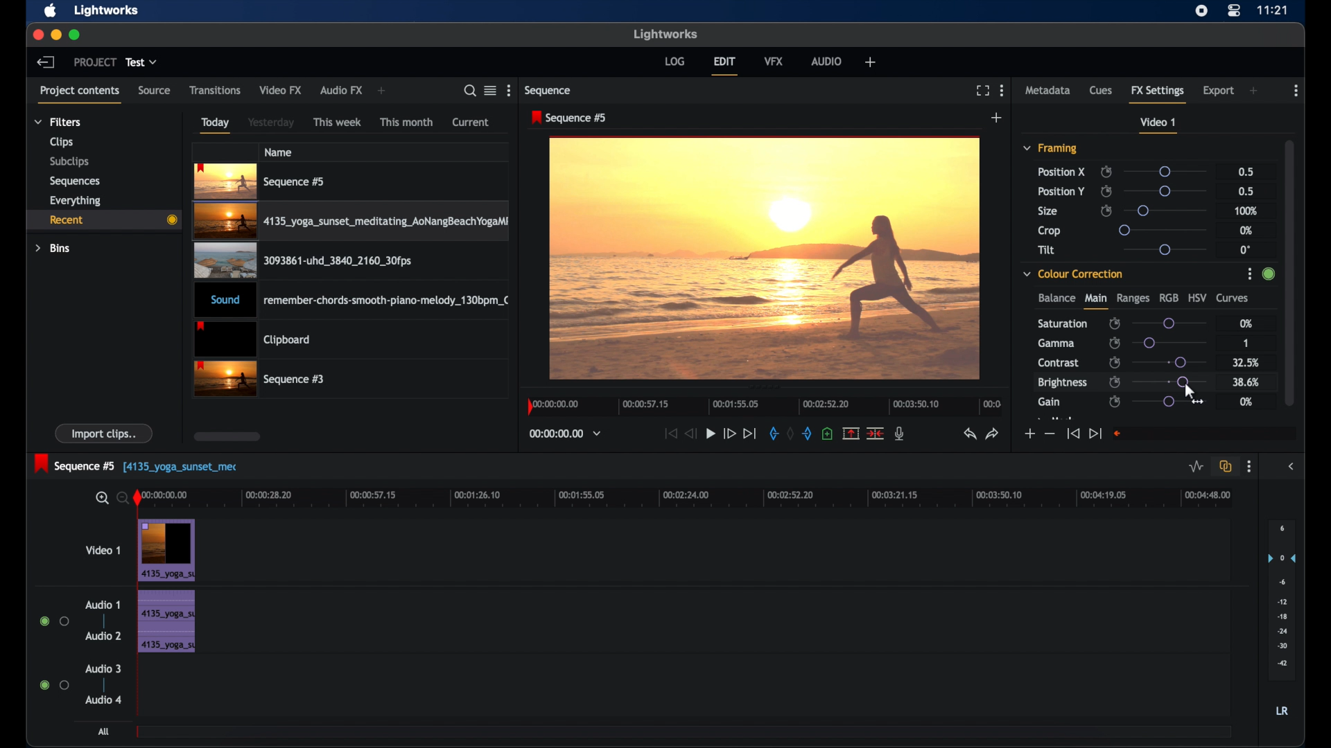 This screenshot has height=748, width=1331. I want to click on moreoptions, so click(1002, 89).